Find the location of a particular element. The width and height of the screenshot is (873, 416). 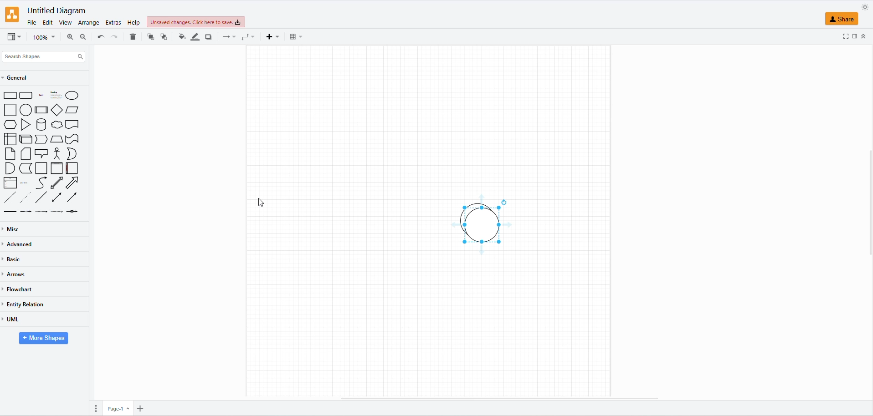

RECTANGLE is located at coordinates (9, 95).